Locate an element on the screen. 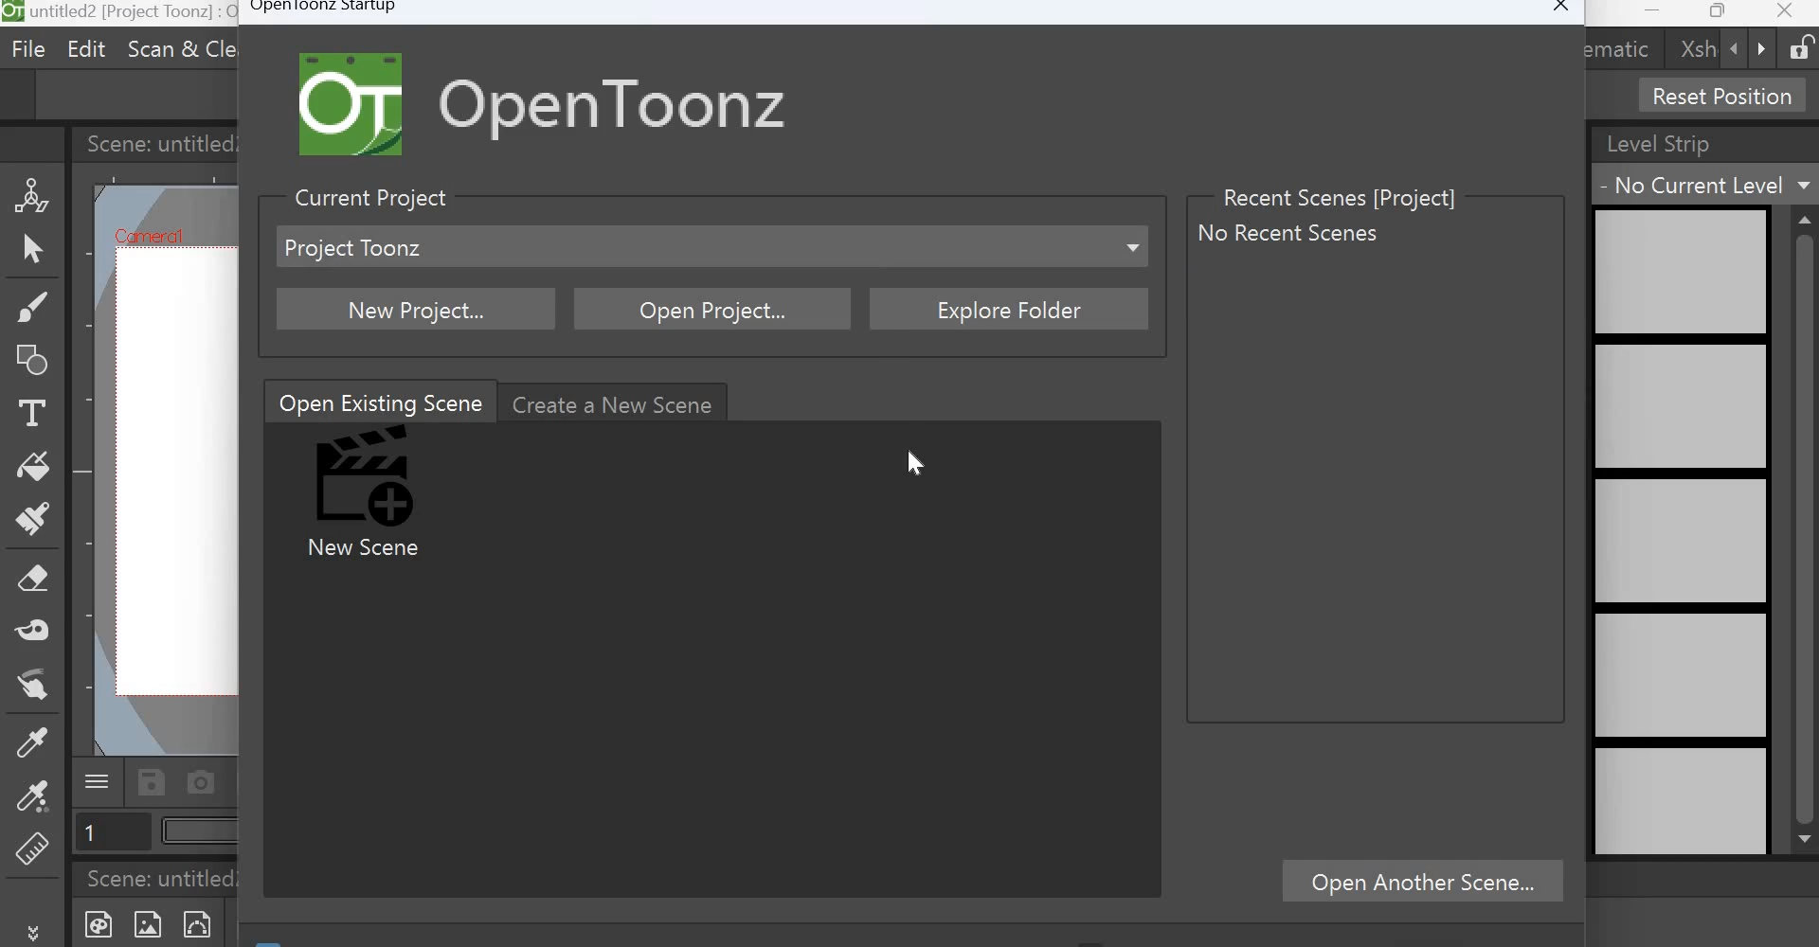  Paint brush tool is located at coordinates (34, 521).